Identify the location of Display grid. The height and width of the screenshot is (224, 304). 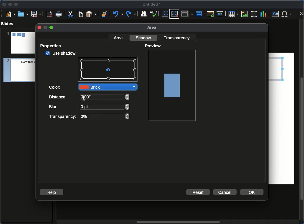
(165, 14).